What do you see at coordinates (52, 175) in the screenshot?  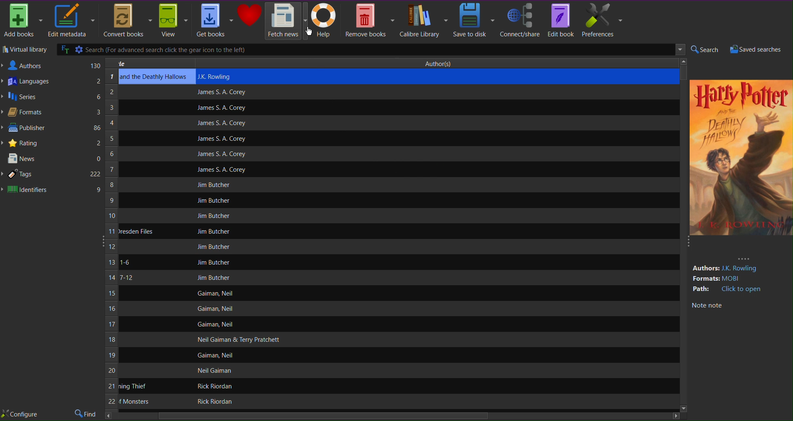 I see `Tags` at bounding box center [52, 175].